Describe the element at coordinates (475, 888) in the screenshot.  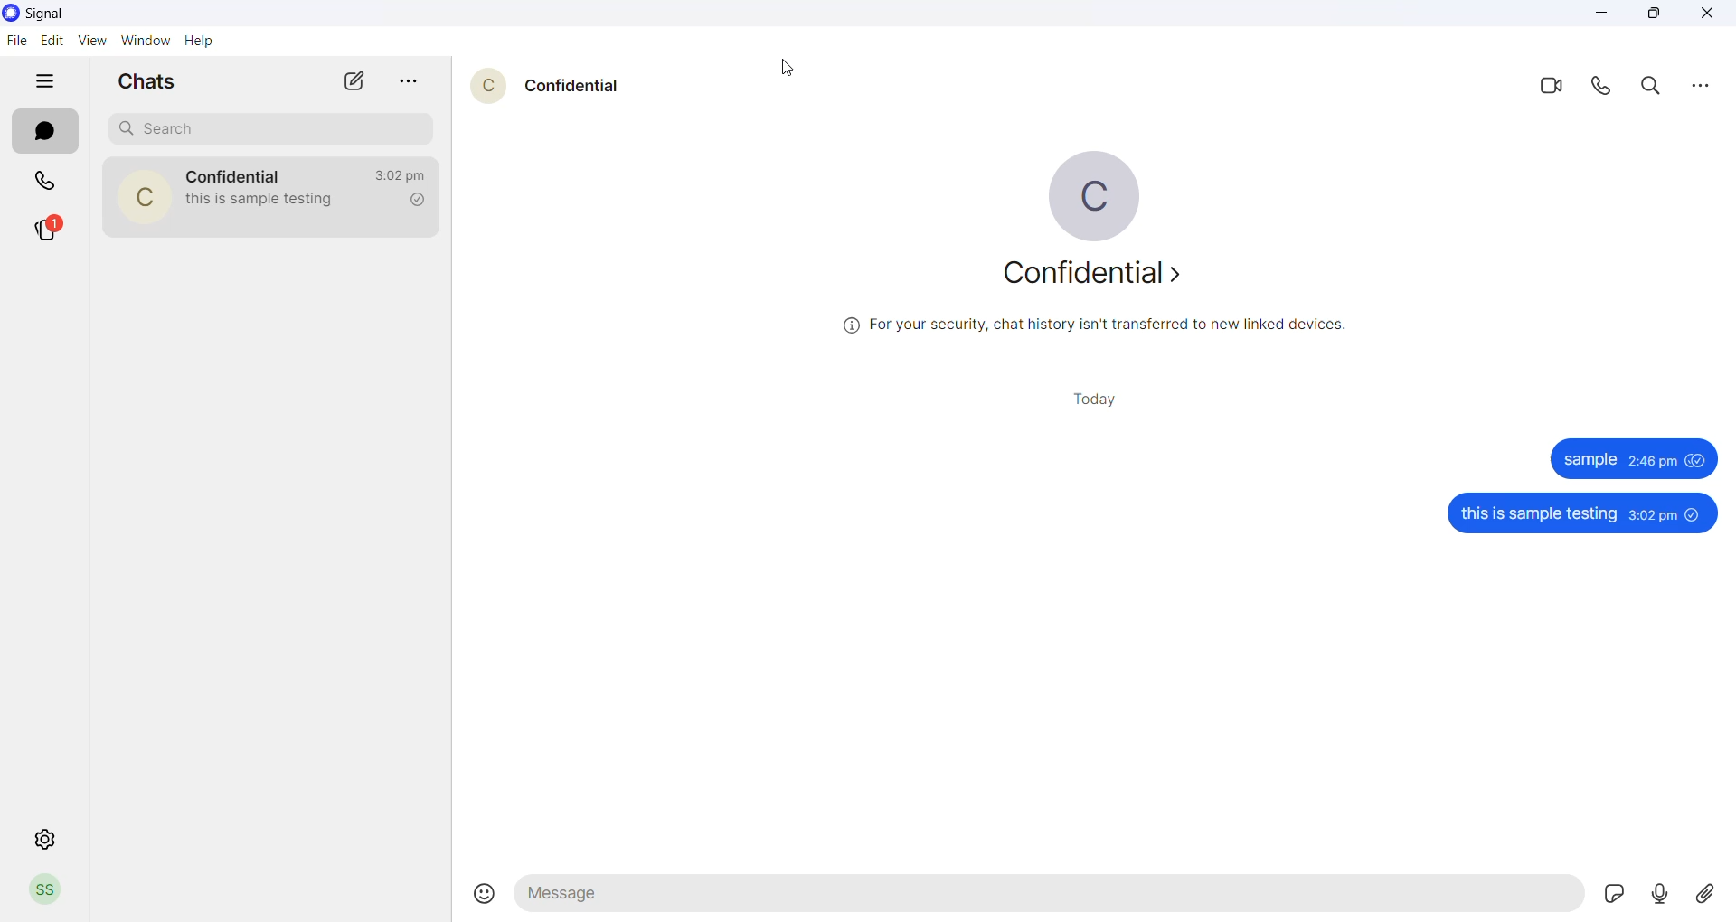
I see `emojis` at that location.